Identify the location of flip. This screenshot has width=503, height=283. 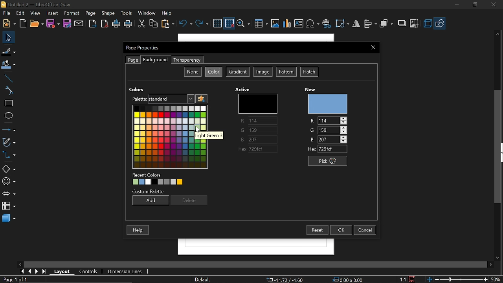
(356, 24).